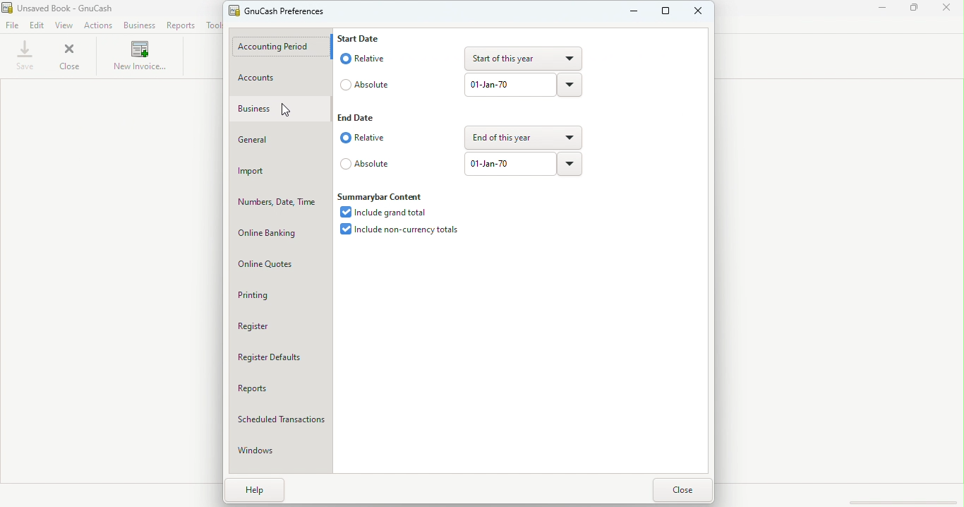  I want to click on Business, so click(138, 26).